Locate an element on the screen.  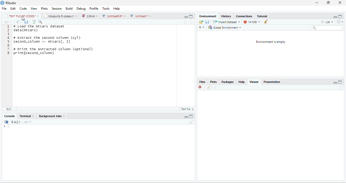
close is located at coordinates (340, 3).